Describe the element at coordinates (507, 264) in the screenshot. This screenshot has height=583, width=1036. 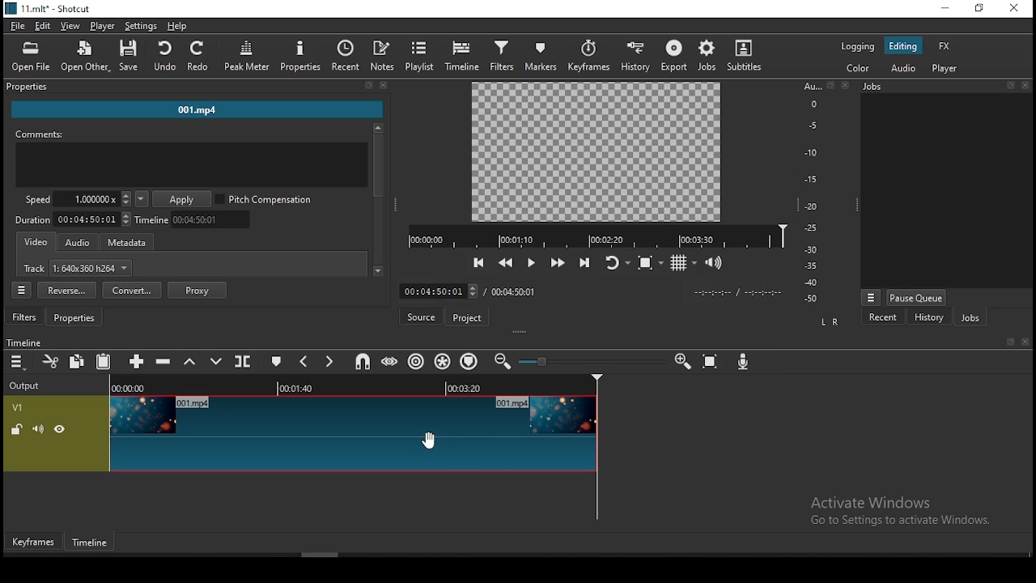
I see `play quickly backwards` at that location.